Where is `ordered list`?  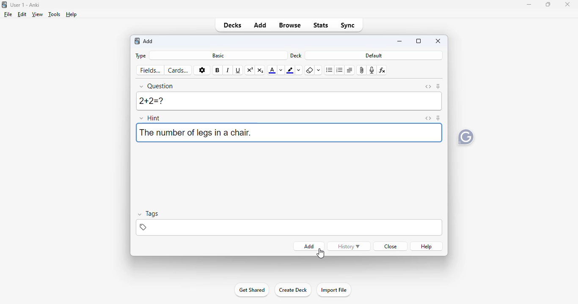
ordered list is located at coordinates (340, 70).